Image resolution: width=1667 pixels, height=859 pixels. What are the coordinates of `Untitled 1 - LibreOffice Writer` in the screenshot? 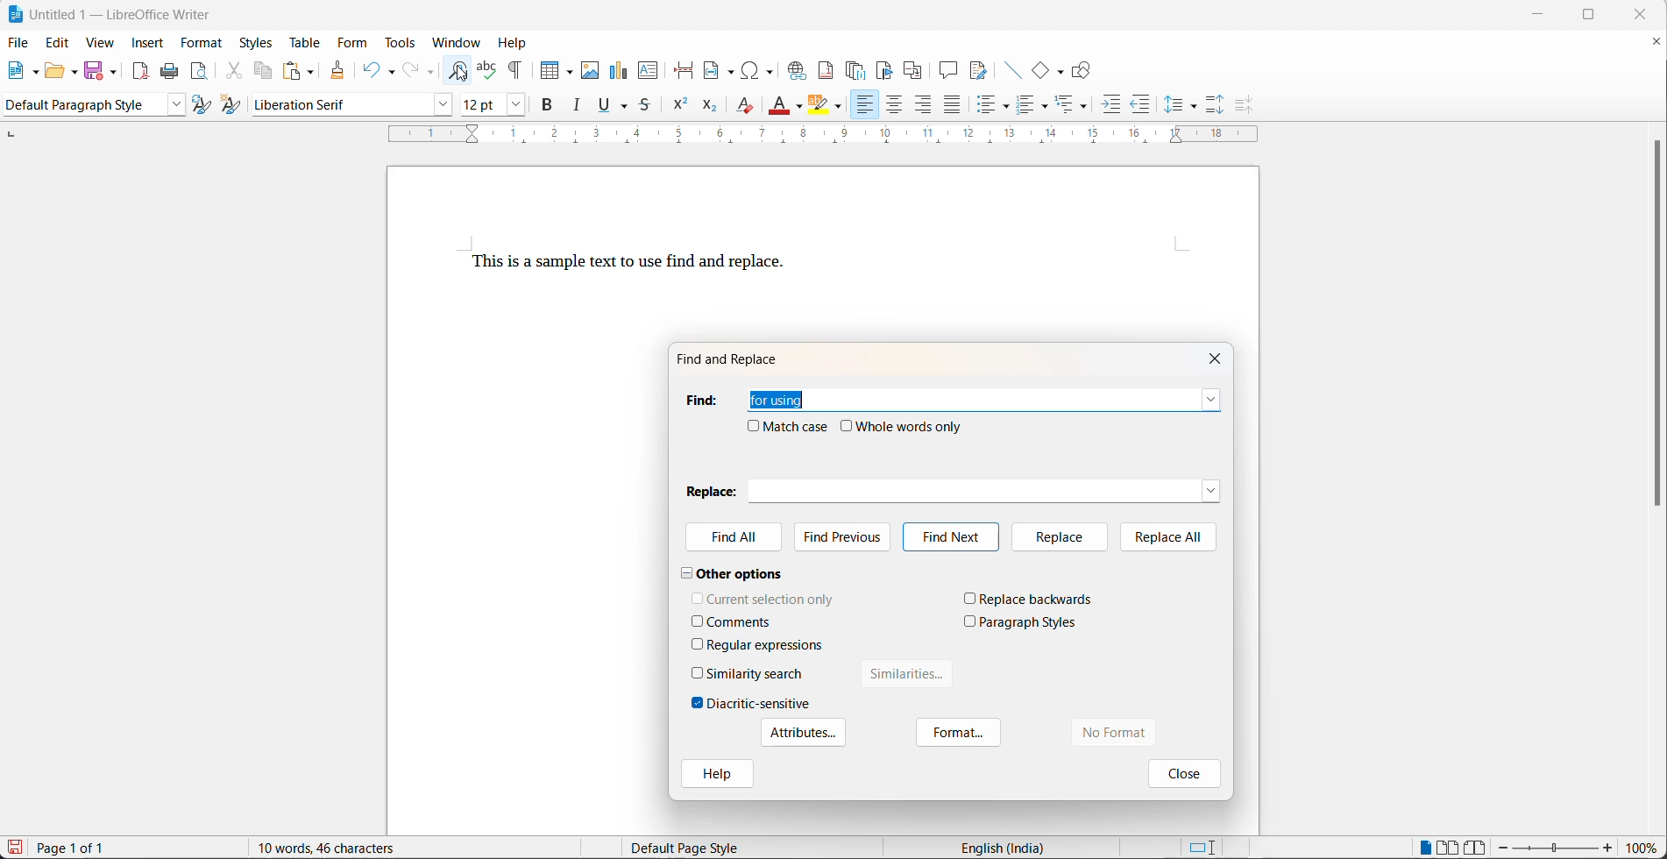 It's located at (110, 12).